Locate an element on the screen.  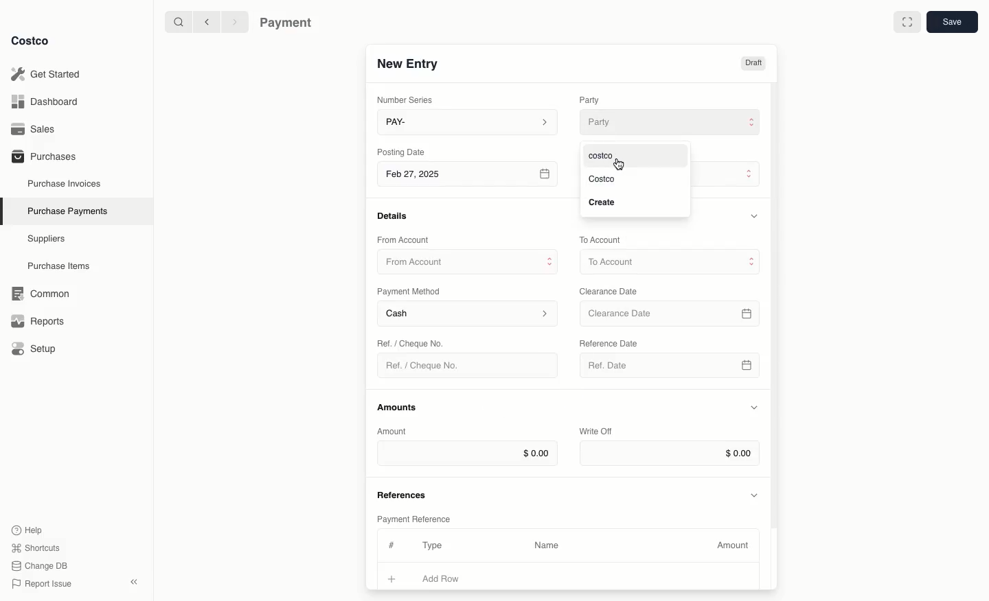
Back is located at coordinates (207, 21).